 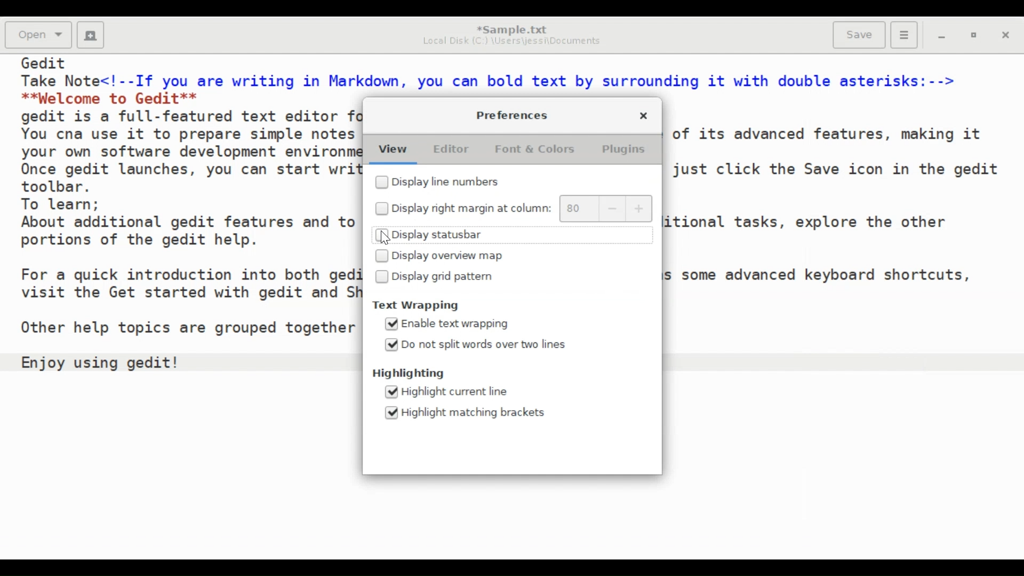 What do you see at coordinates (513, 28) in the screenshot?
I see `*Sample.txt` at bounding box center [513, 28].